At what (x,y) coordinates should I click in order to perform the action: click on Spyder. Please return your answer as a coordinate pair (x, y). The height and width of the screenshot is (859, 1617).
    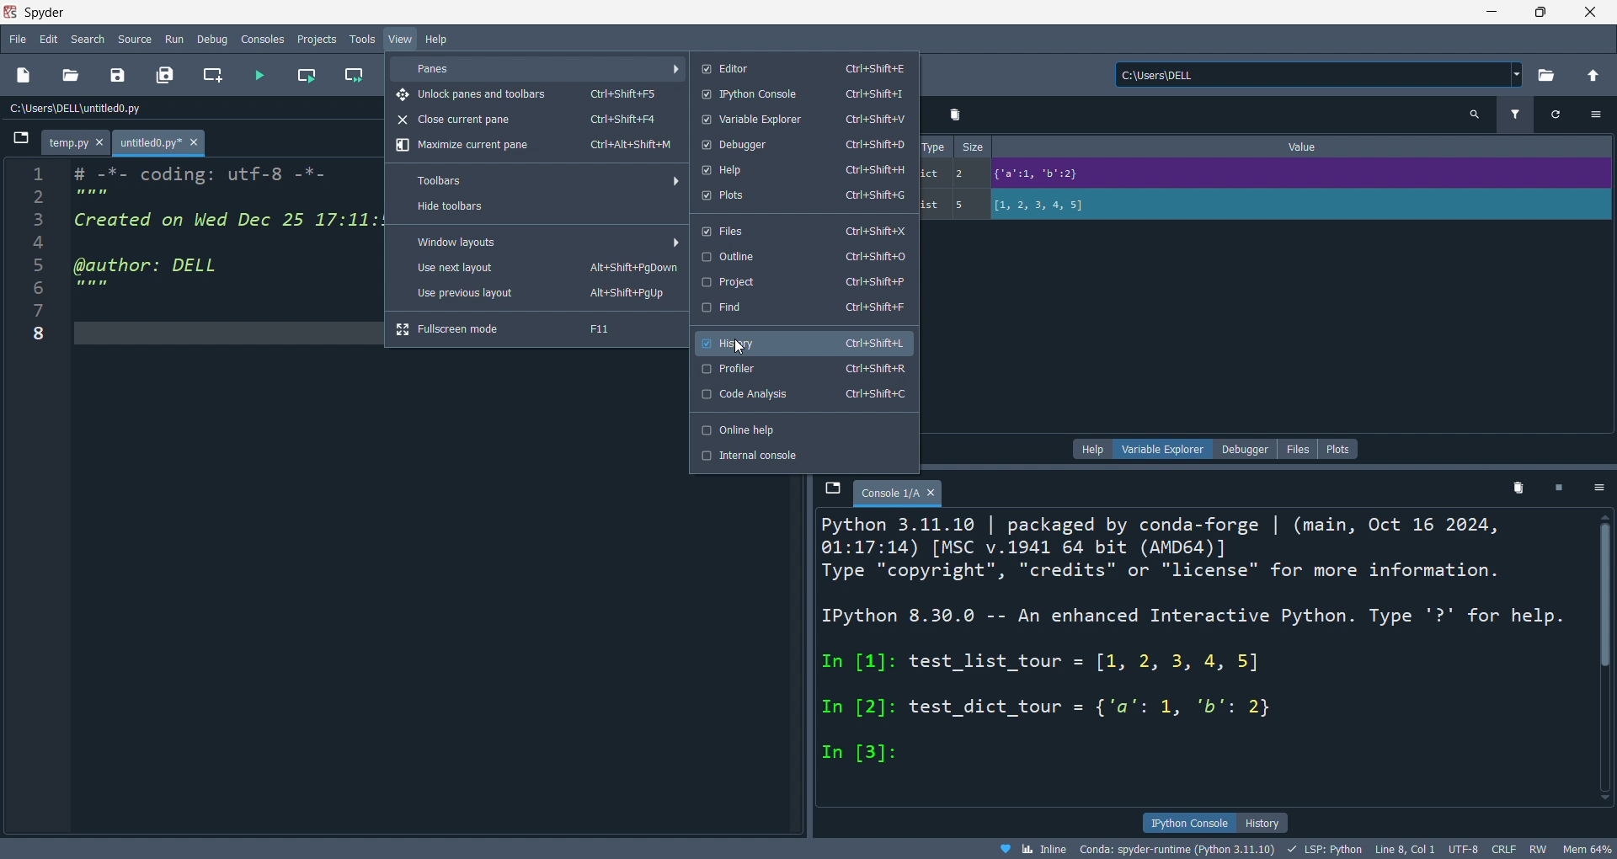
    Looking at the image, I should click on (729, 13).